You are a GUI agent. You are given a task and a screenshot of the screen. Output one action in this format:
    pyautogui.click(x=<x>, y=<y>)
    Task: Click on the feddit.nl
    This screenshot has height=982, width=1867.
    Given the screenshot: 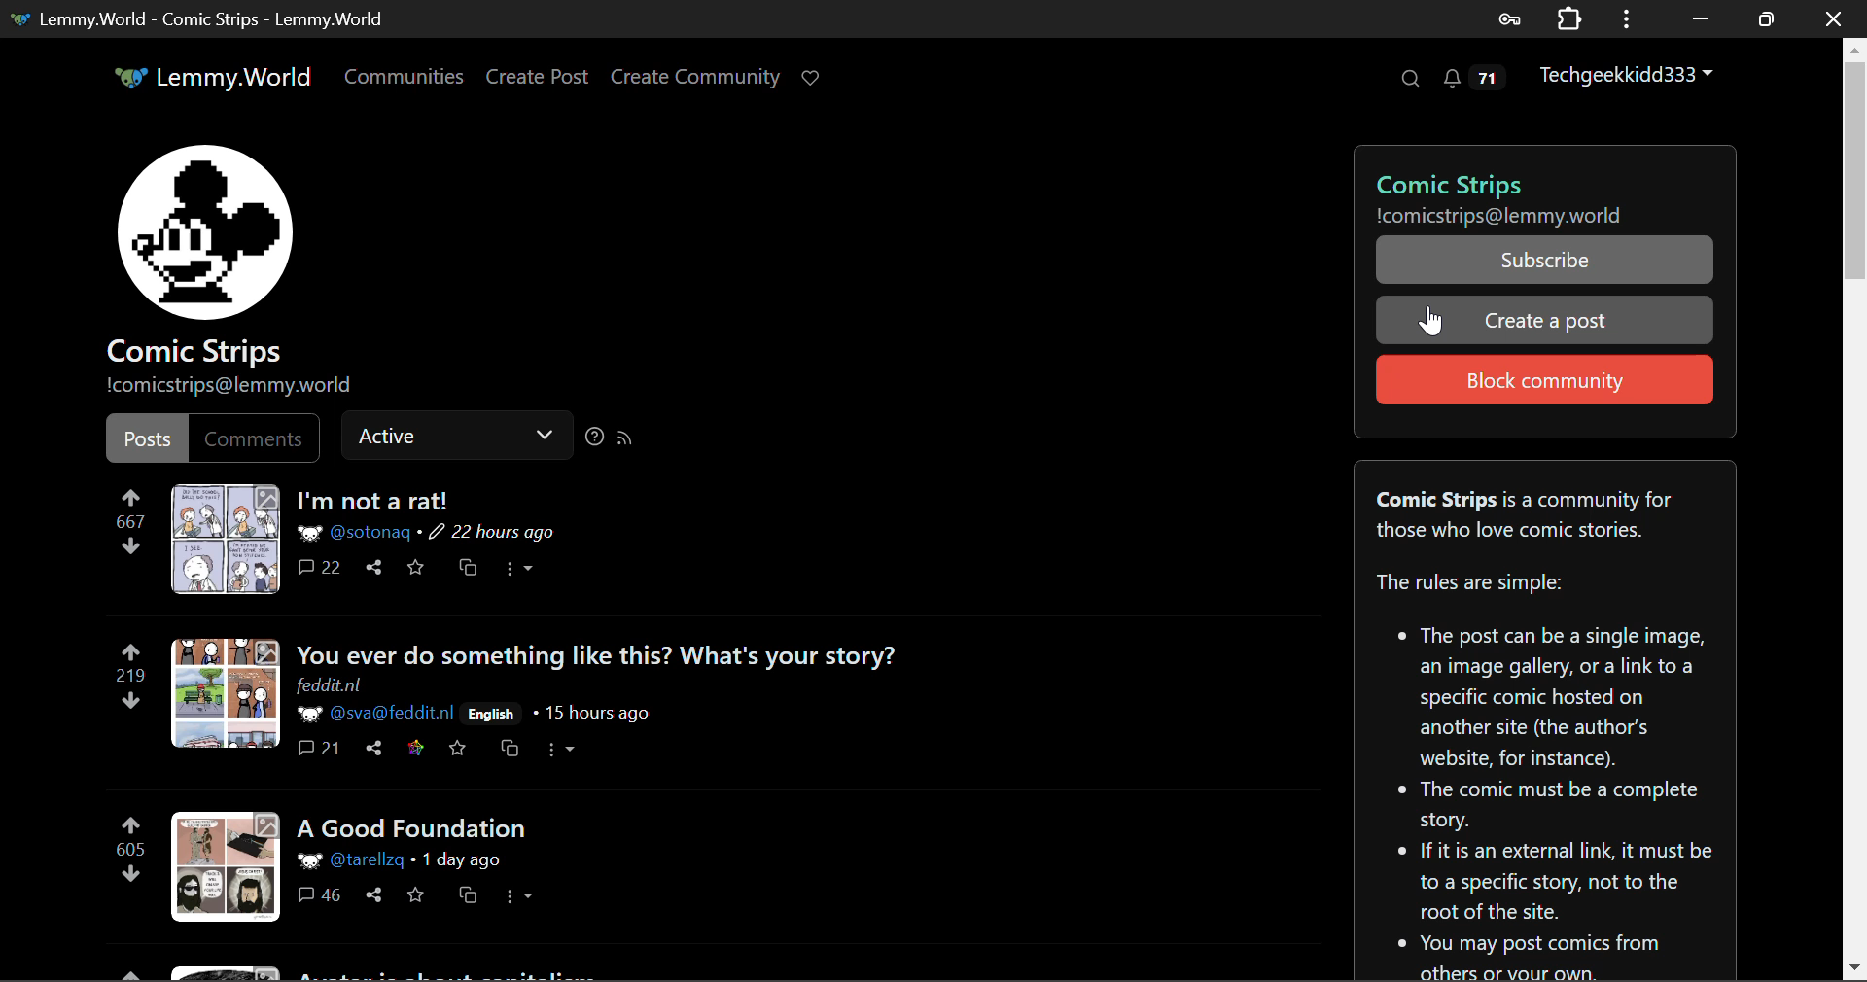 What is the action you would take?
    pyautogui.click(x=332, y=686)
    